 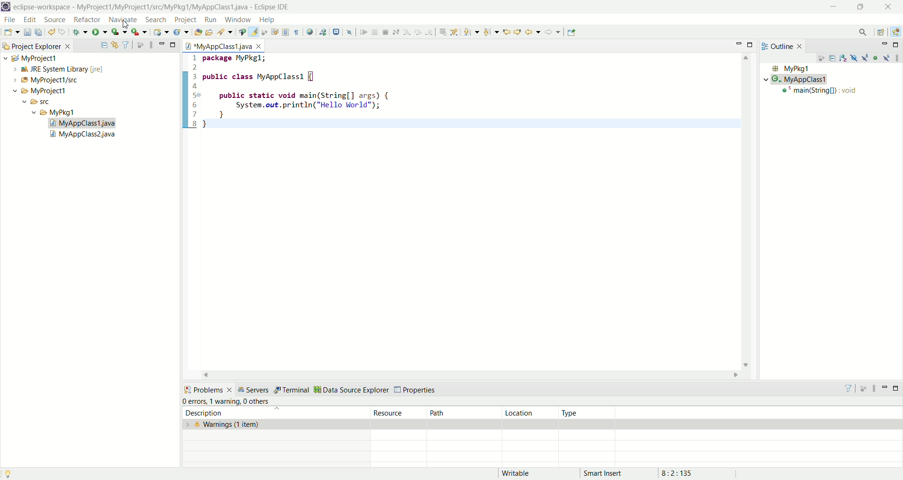 What do you see at coordinates (884, 390) in the screenshot?
I see `minimize` at bounding box center [884, 390].